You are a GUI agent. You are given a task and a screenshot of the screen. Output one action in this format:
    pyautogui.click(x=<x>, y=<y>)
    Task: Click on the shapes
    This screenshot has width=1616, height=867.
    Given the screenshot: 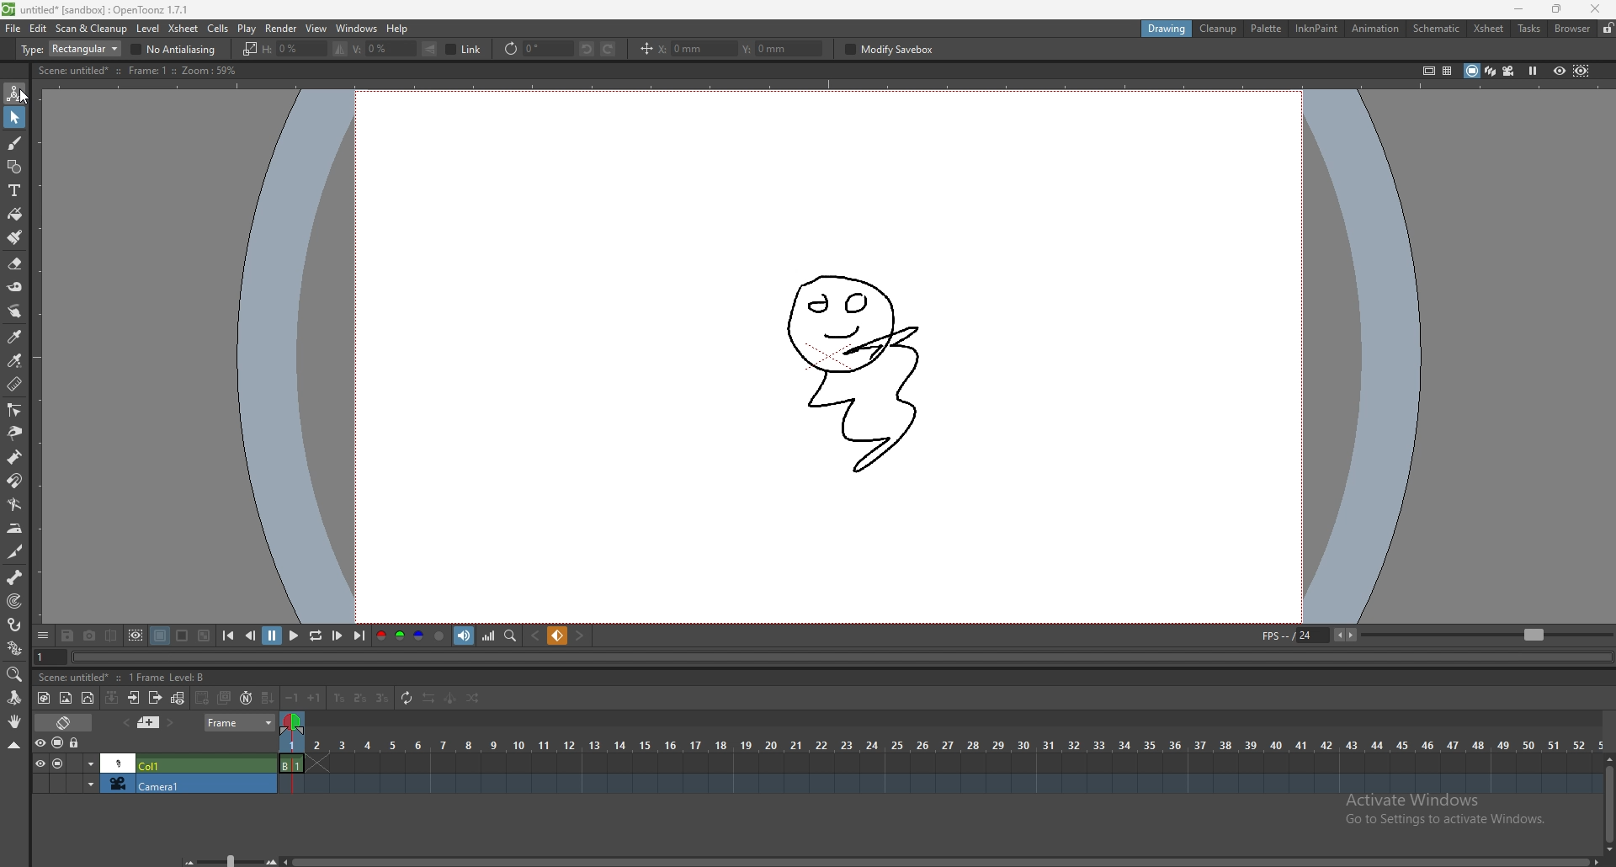 What is the action you would take?
    pyautogui.click(x=14, y=167)
    